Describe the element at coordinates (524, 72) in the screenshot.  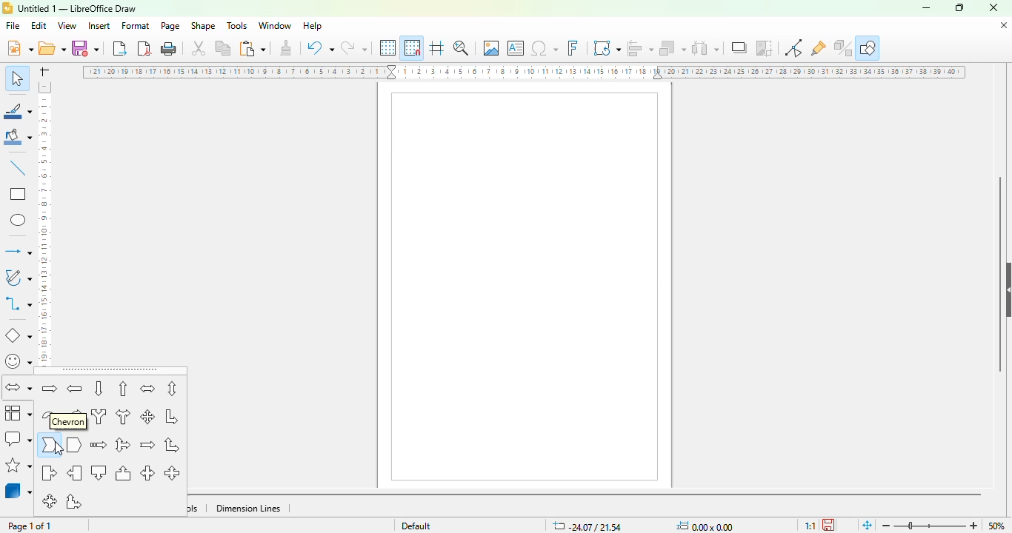
I see `ruler` at that location.